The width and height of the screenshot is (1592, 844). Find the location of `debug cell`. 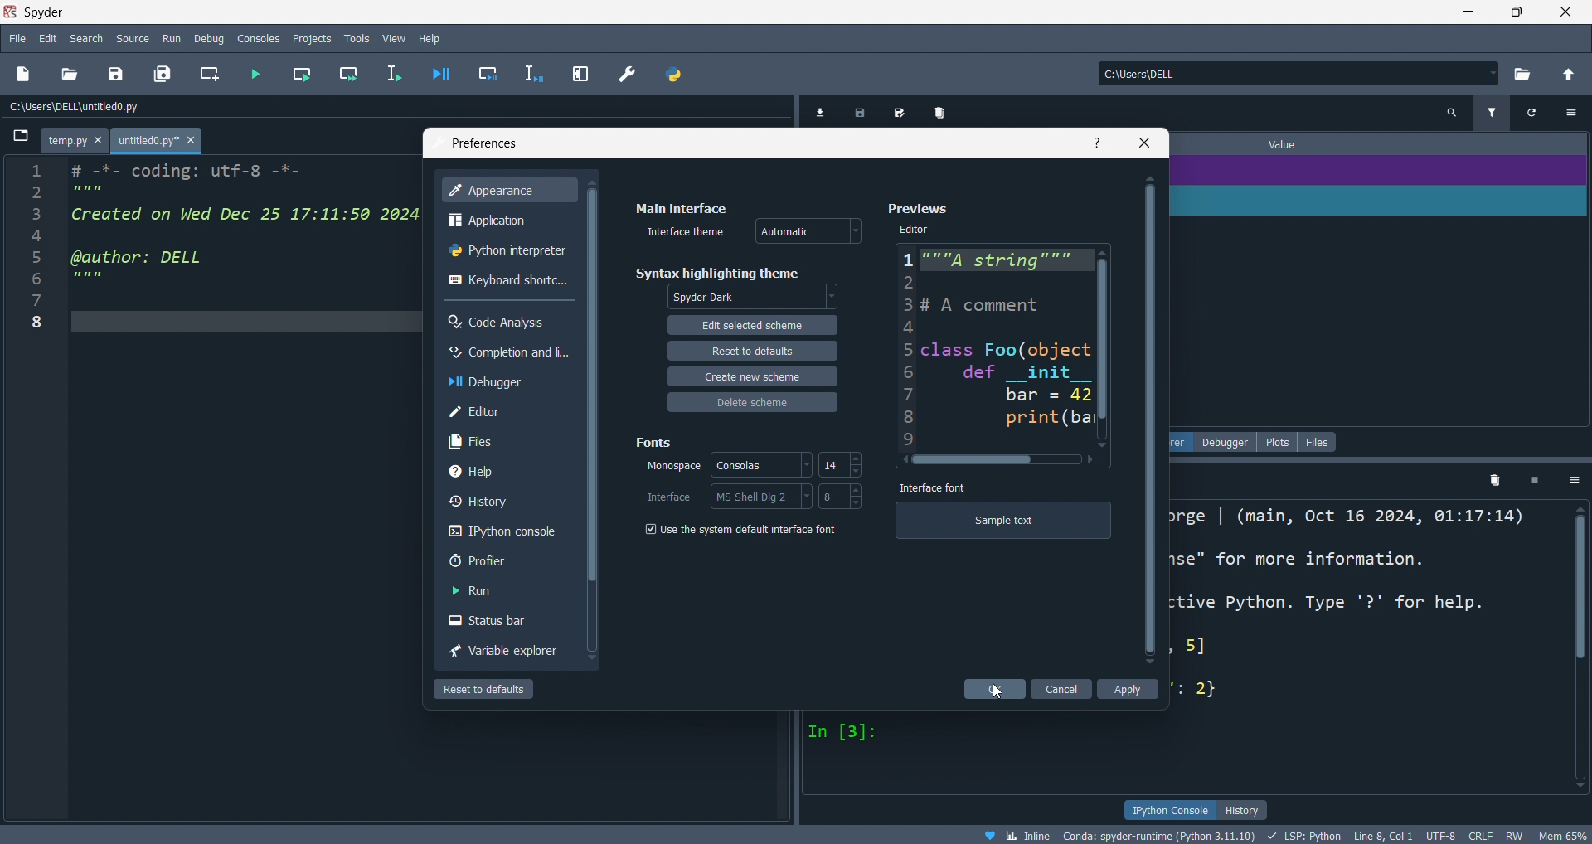

debug cell is located at coordinates (490, 72).